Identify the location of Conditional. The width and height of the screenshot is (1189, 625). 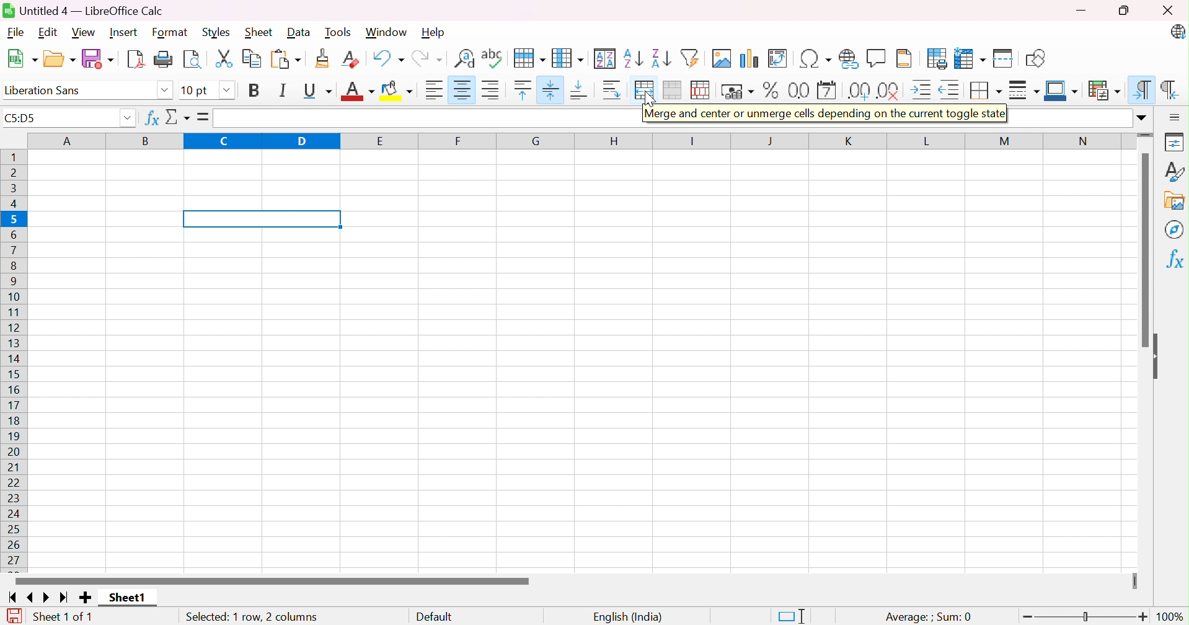
(1102, 88).